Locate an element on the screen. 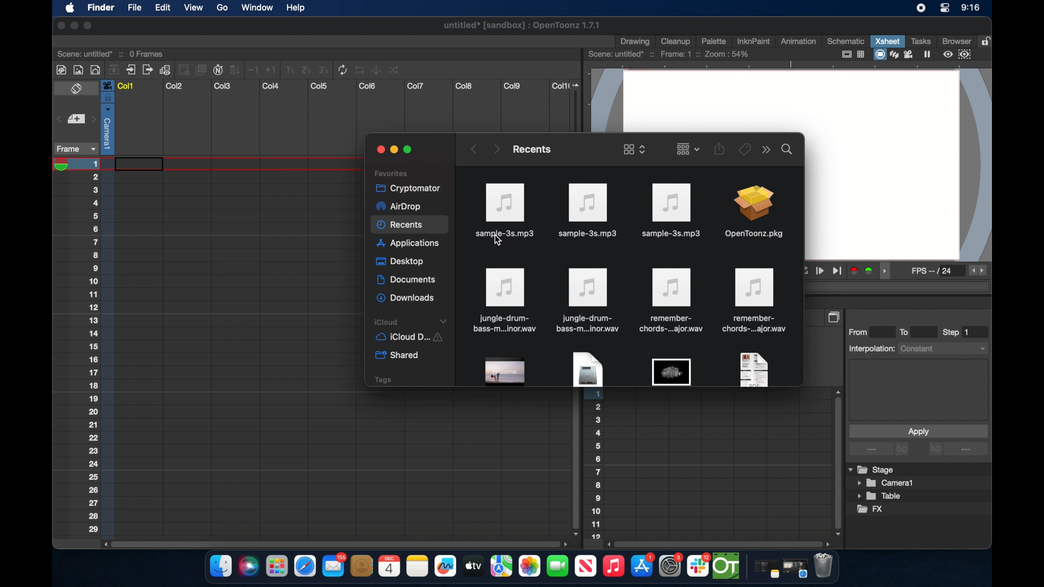 The width and height of the screenshot is (1044, 587). slider is located at coordinates (579, 105).